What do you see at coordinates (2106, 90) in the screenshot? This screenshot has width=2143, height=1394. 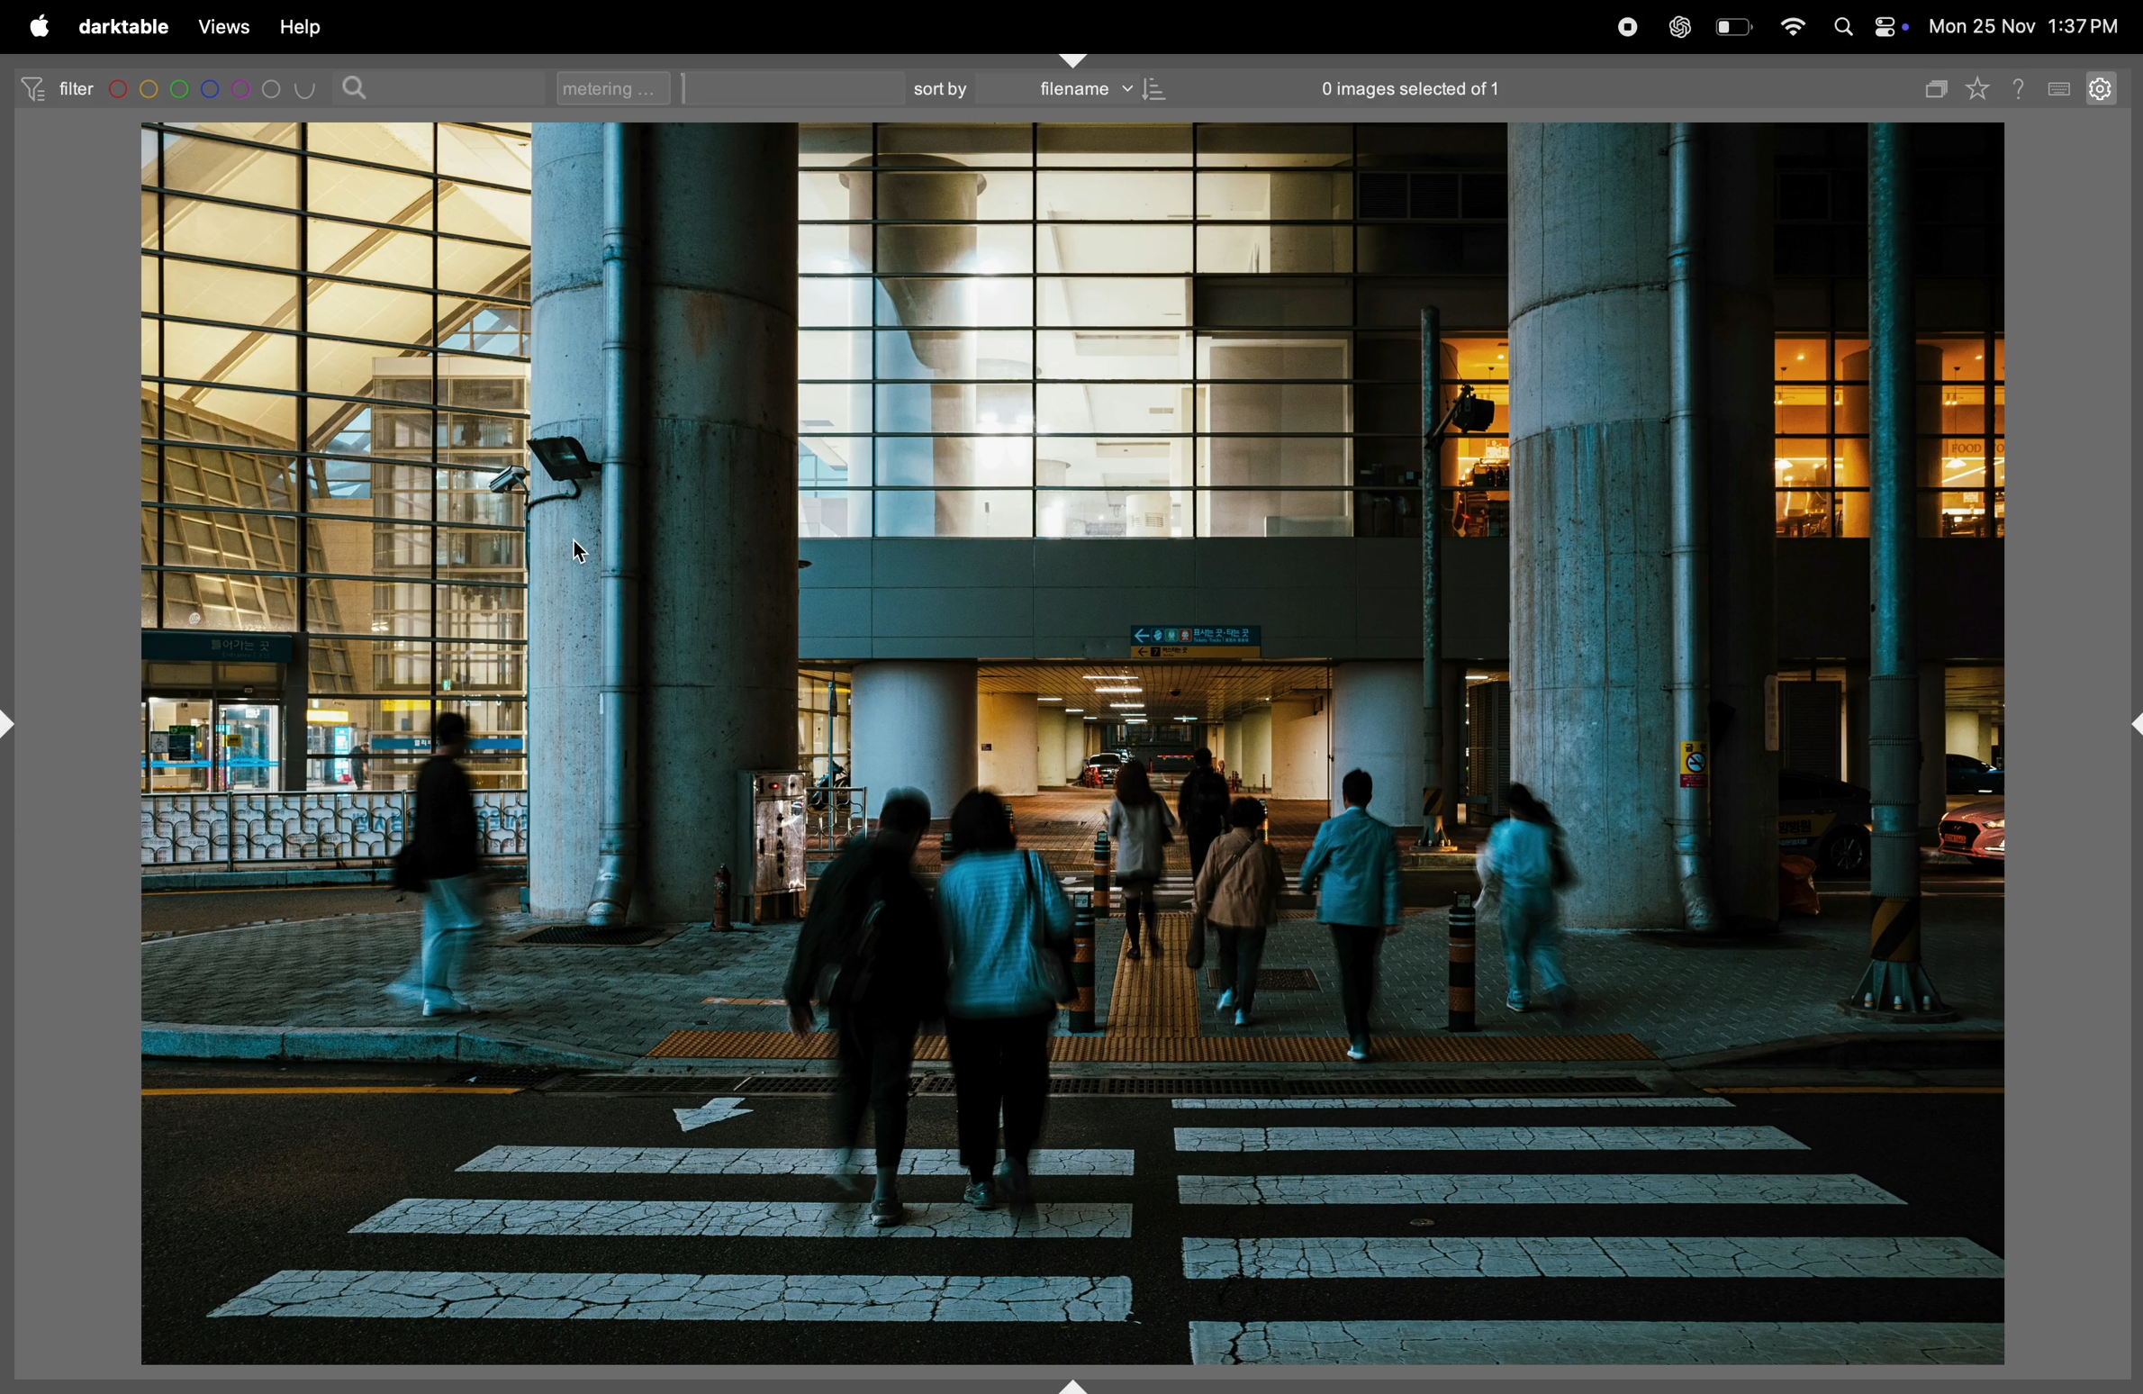 I see `setting` at bounding box center [2106, 90].